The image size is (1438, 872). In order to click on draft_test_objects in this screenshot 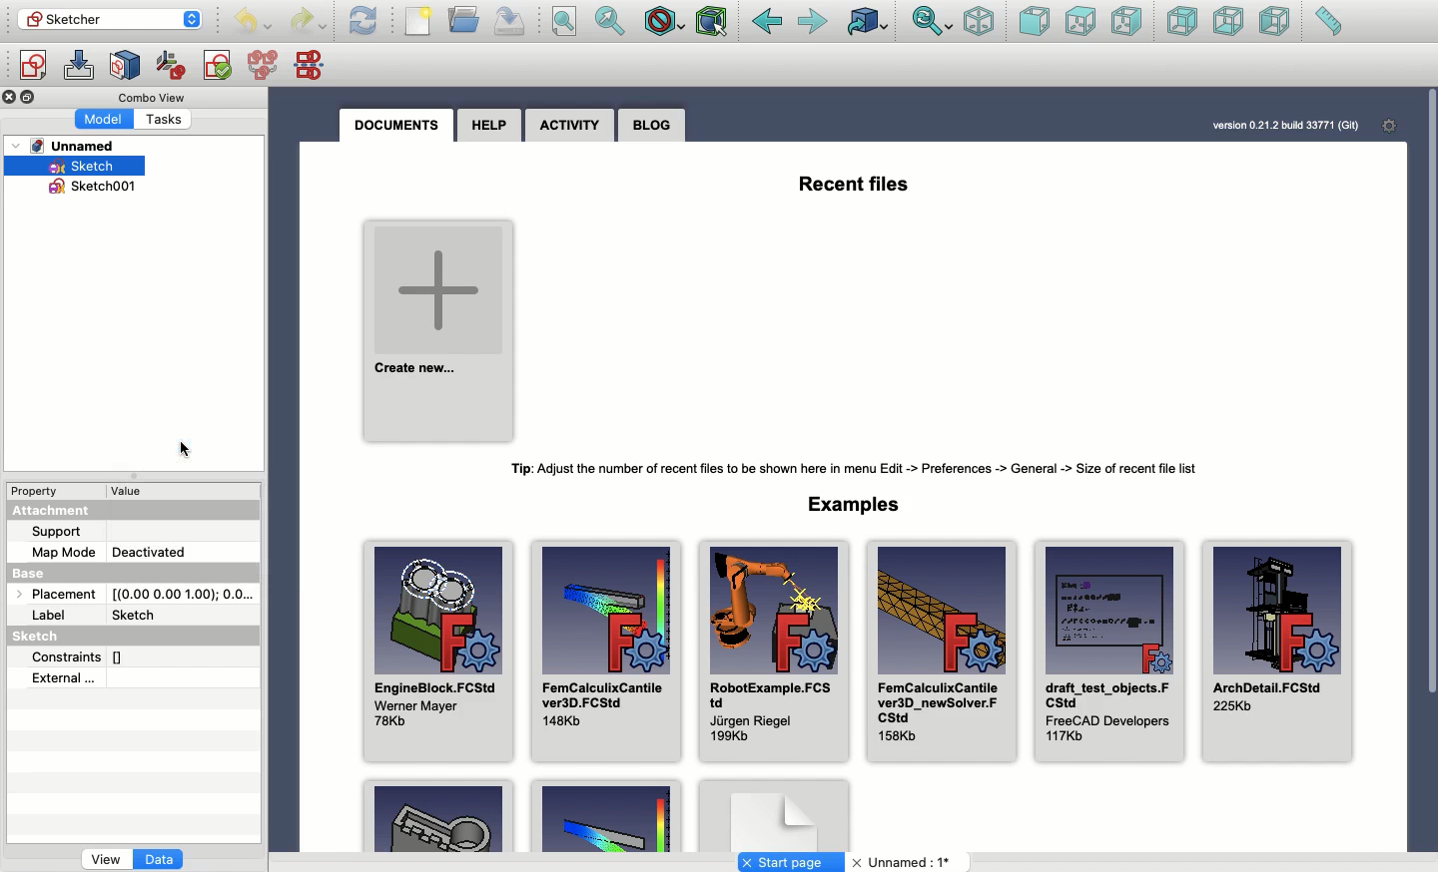, I will do `click(1108, 649)`.